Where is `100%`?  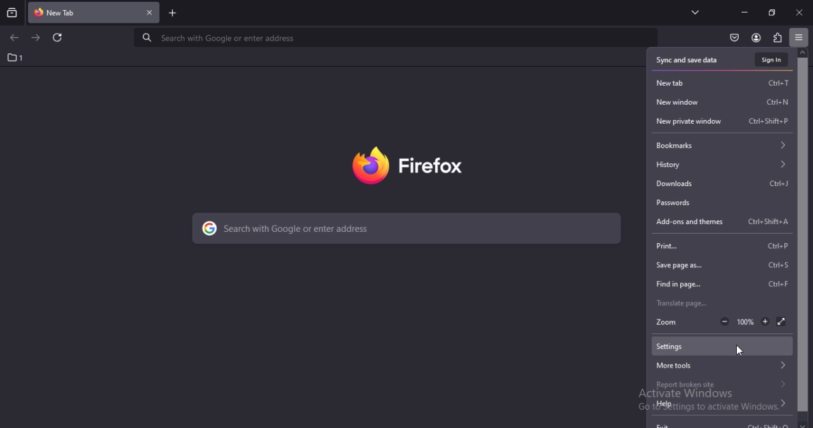
100% is located at coordinates (745, 320).